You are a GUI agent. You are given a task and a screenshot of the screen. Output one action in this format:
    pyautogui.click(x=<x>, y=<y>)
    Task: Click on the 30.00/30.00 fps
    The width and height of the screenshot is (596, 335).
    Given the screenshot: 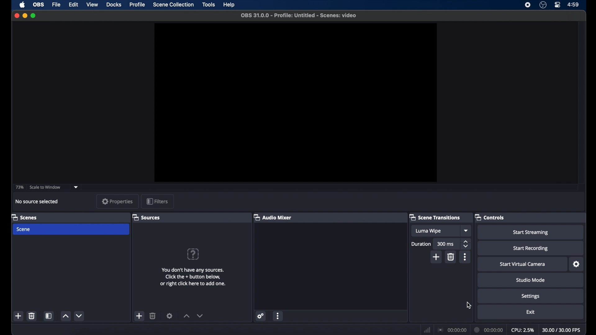 What is the action you would take?
    pyautogui.click(x=562, y=330)
    